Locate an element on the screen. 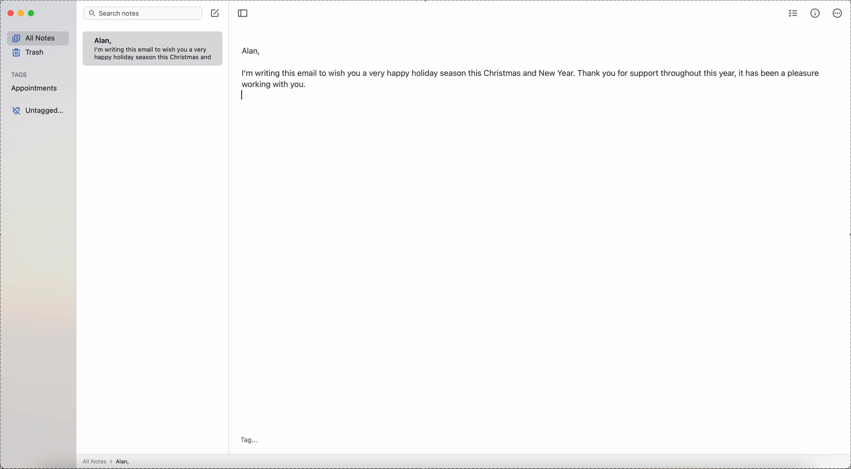  untagged is located at coordinates (38, 111).